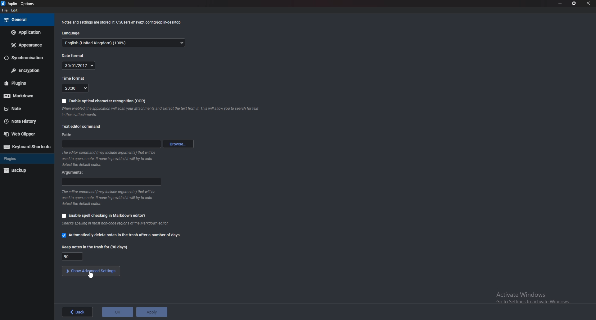 Image resolution: width=596 pixels, height=320 pixels. What do you see at coordinates (109, 158) in the screenshot?
I see `Info` at bounding box center [109, 158].